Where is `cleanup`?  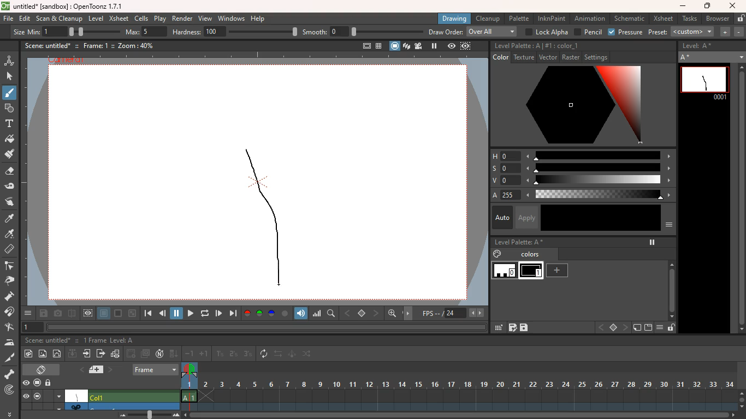 cleanup is located at coordinates (487, 19).